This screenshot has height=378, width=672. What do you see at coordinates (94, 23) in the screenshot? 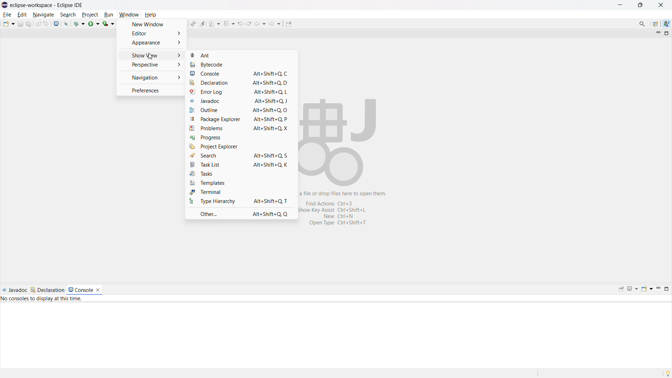
I see `run` at bounding box center [94, 23].